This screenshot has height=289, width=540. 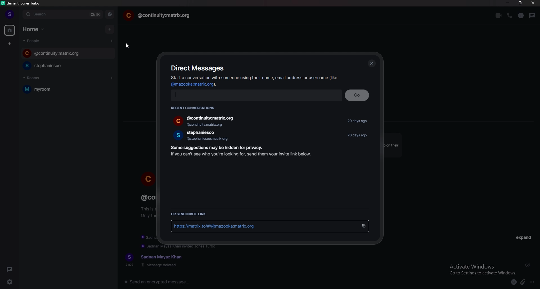 What do you see at coordinates (10, 14) in the screenshot?
I see `profile` at bounding box center [10, 14].